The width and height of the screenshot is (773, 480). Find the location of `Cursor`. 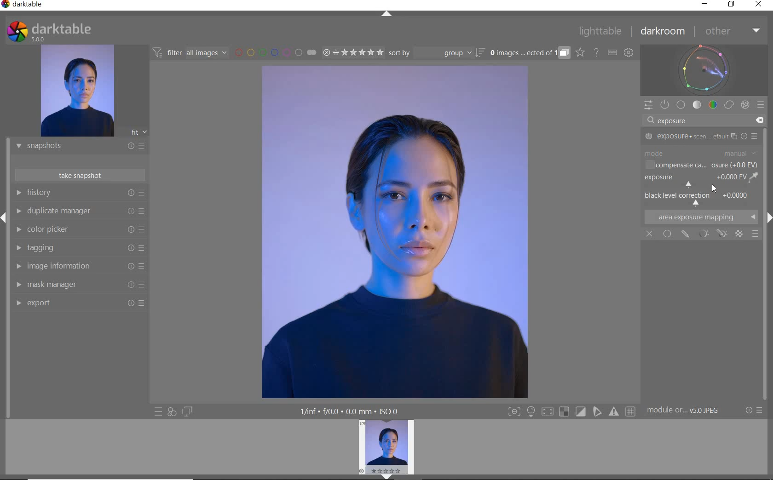

Cursor is located at coordinates (715, 188).